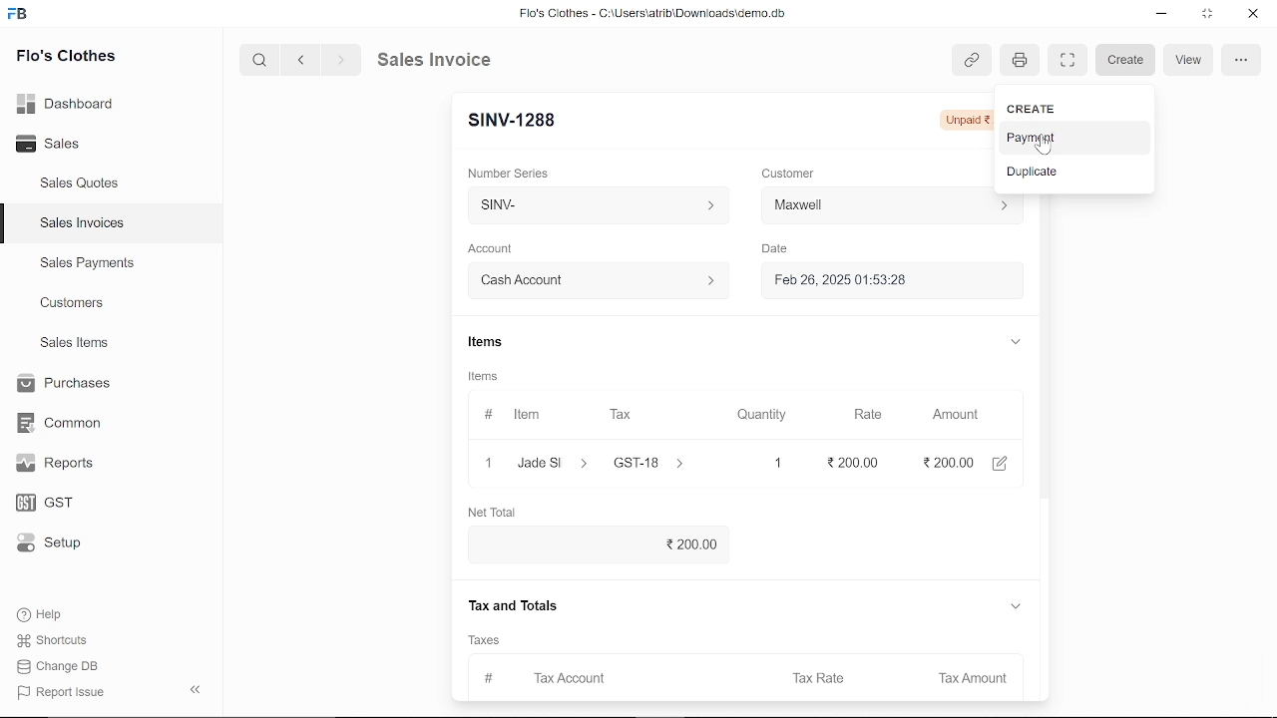 This screenshot has width=1277, height=718. What do you see at coordinates (520, 121) in the screenshot?
I see `New Entry` at bounding box center [520, 121].